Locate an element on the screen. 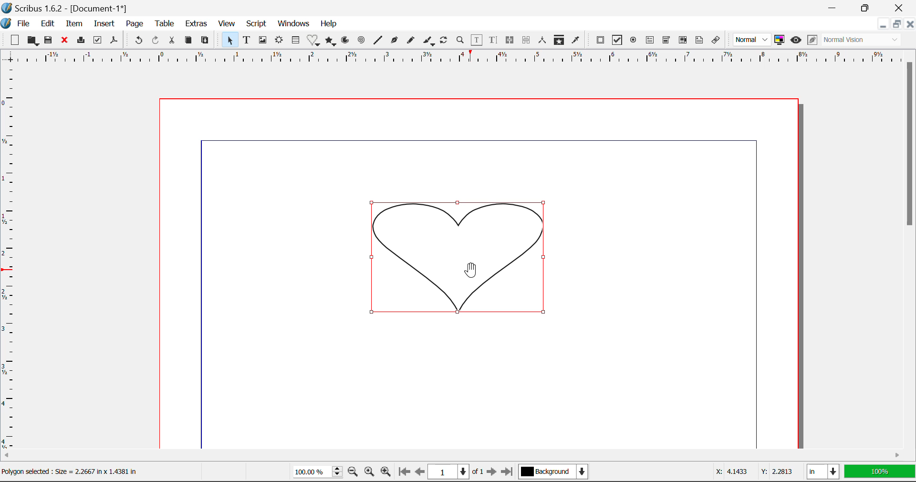 The width and height of the screenshot is (916, 482). Save as Pdf is located at coordinates (114, 42).